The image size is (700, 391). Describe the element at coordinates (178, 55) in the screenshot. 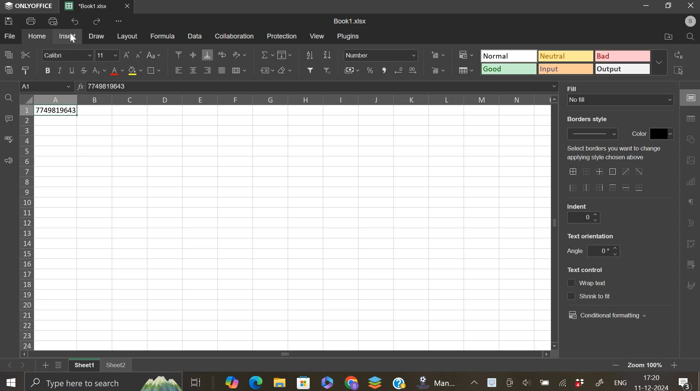

I see `align top` at that location.